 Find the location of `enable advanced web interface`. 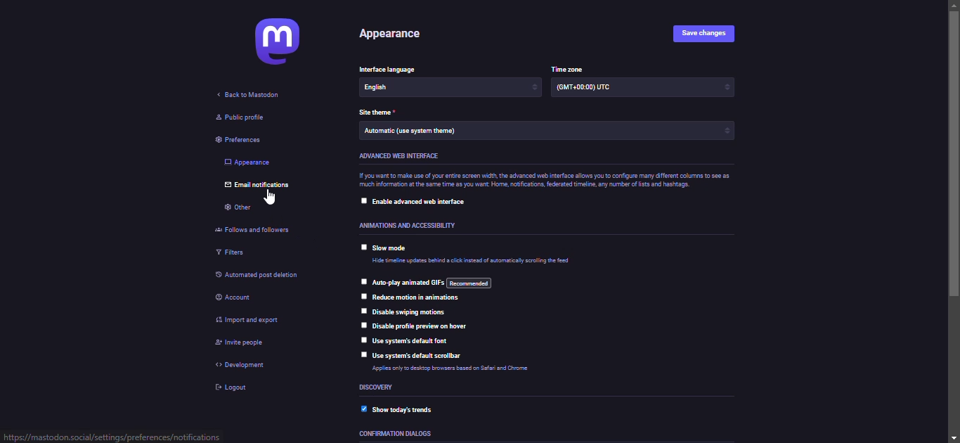

enable advanced web interface is located at coordinates (425, 203).